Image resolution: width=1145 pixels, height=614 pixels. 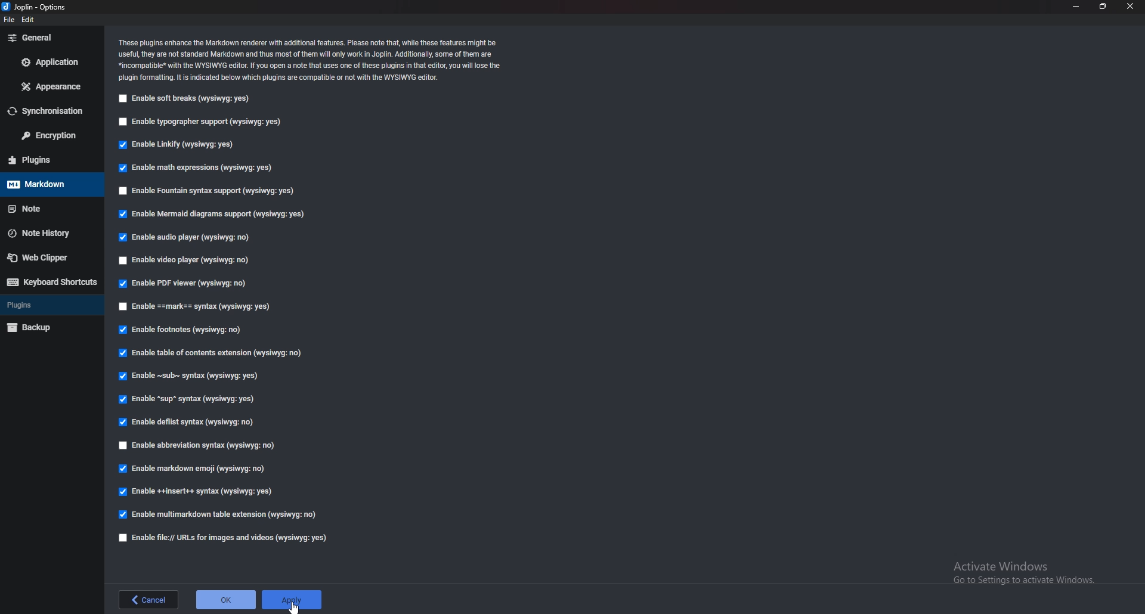 I want to click on ok, so click(x=225, y=600).